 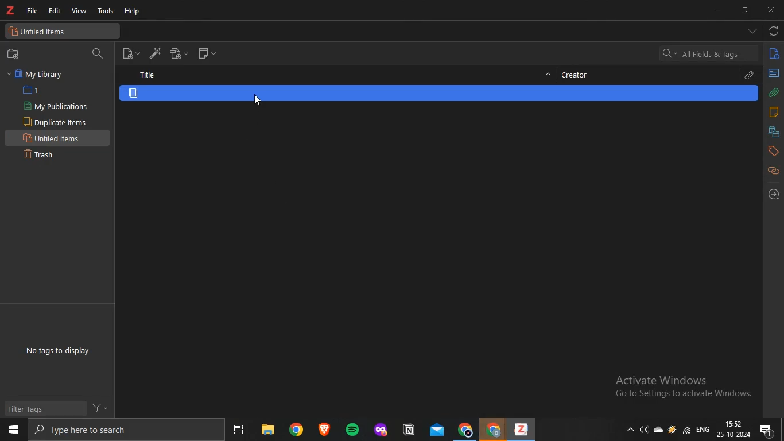 What do you see at coordinates (238, 430) in the screenshot?
I see `task view` at bounding box center [238, 430].